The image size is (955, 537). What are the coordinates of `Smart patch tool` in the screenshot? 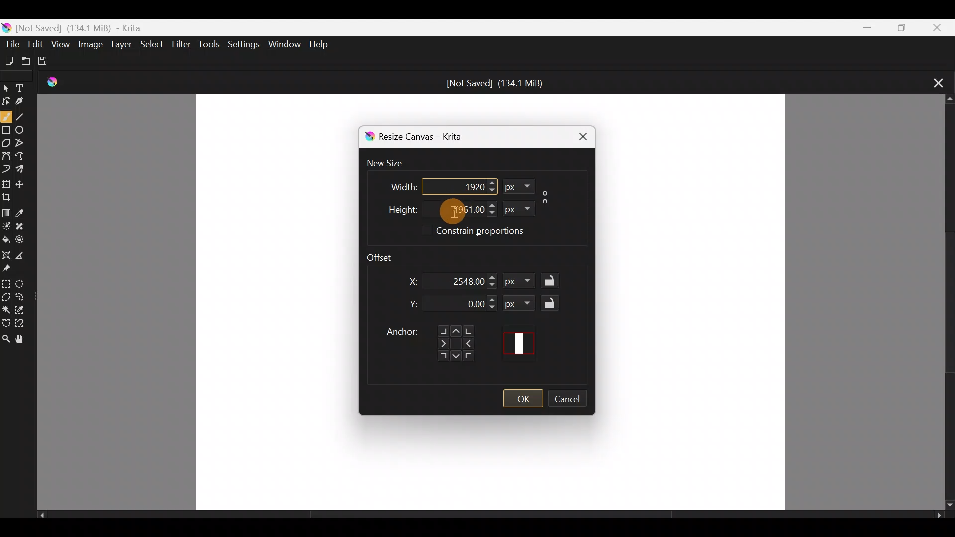 It's located at (23, 225).